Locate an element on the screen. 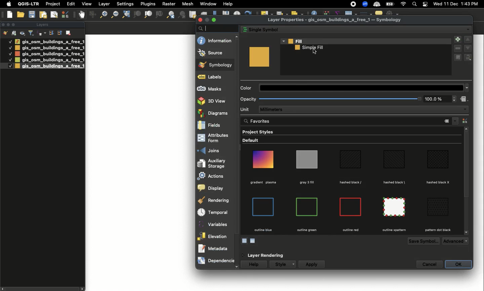 This screenshot has height=291, width=484. Wif is located at coordinates (403, 4).